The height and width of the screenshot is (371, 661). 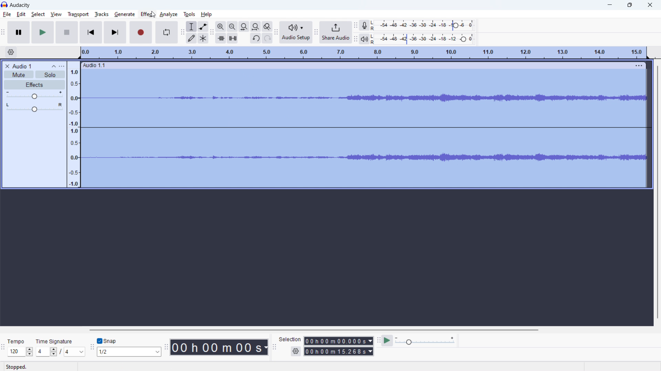 What do you see at coordinates (295, 351) in the screenshot?
I see `settings` at bounding box center [295, 351].